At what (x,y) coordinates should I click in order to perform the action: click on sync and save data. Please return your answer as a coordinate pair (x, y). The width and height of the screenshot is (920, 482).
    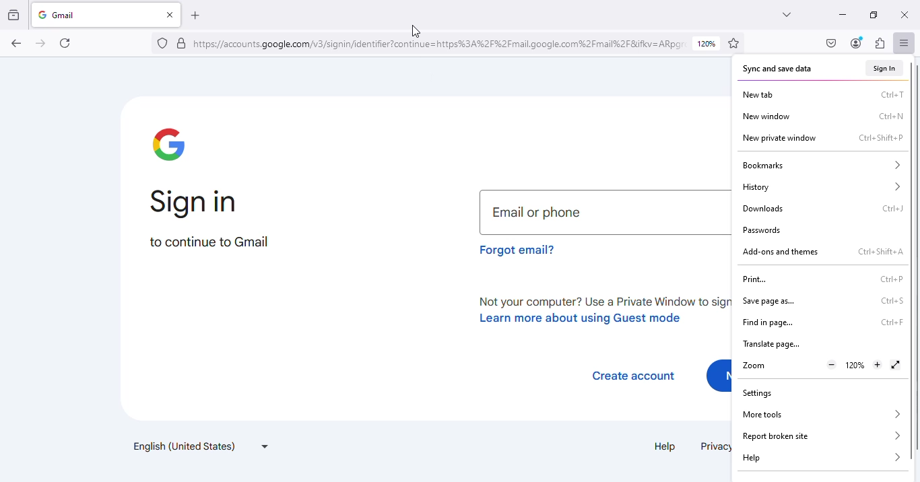
    Looking at the image, I should click on (777, 69).